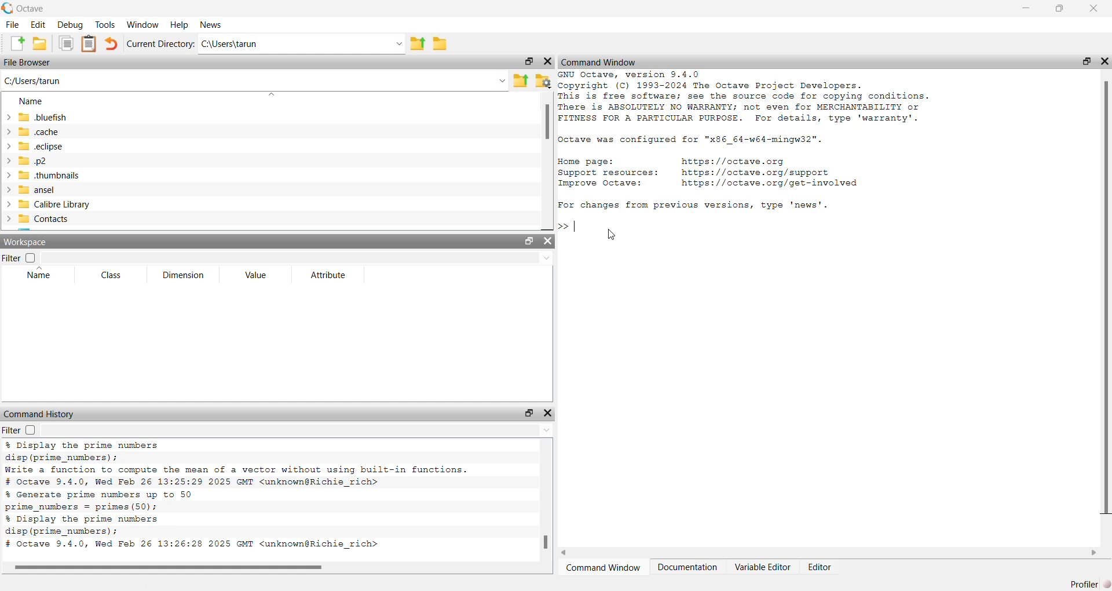 The image size is (1112, 591). Describe the element at coordinates (1105, 61) in the screenshot. I see `close` at that location.